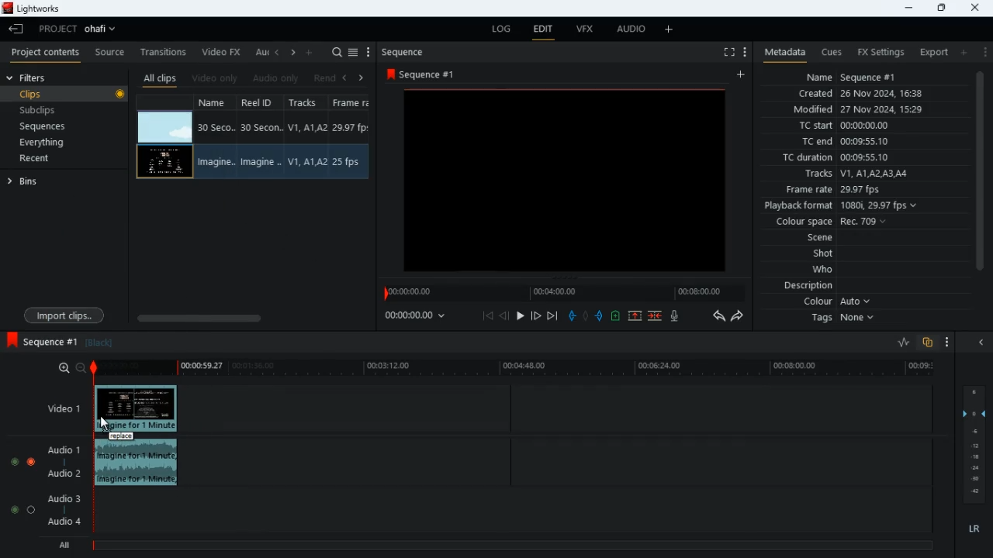 The image size is (993, 558). Describe the element at coordinates (635, 317) in the screenshot. I see `up` at that location.